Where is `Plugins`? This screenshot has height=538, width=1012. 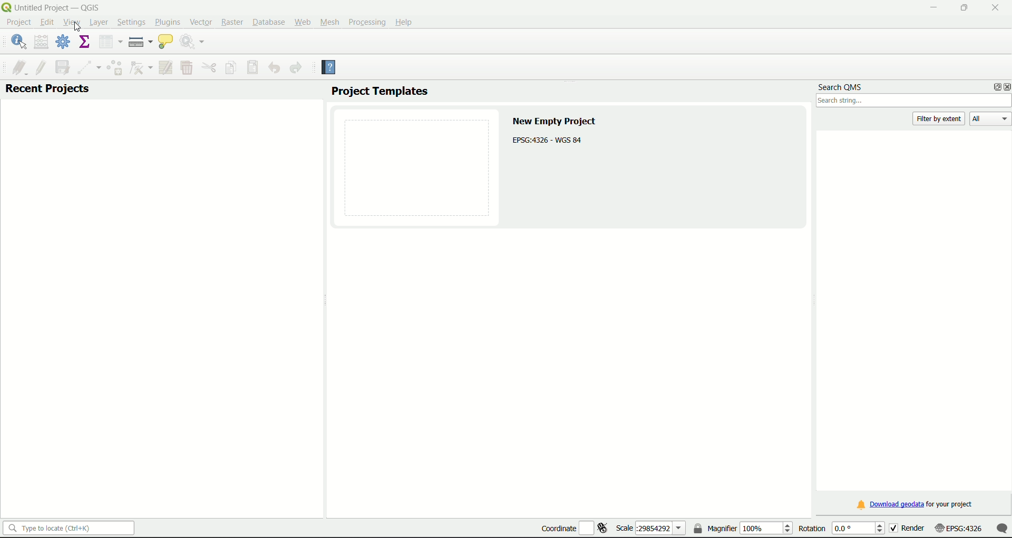
Plugins is located at coordinates (167, 22).